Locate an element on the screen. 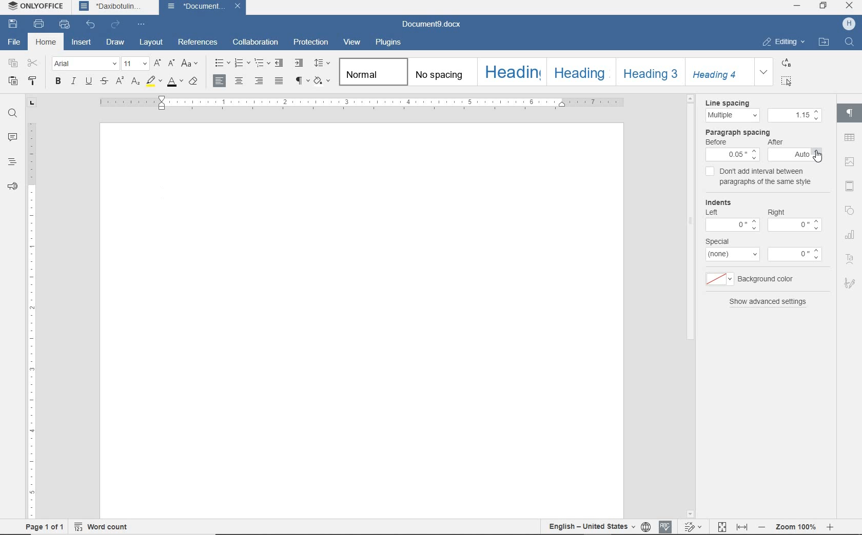 This screenshot has width=862, height=535. font is located at coordinates (84, 64).